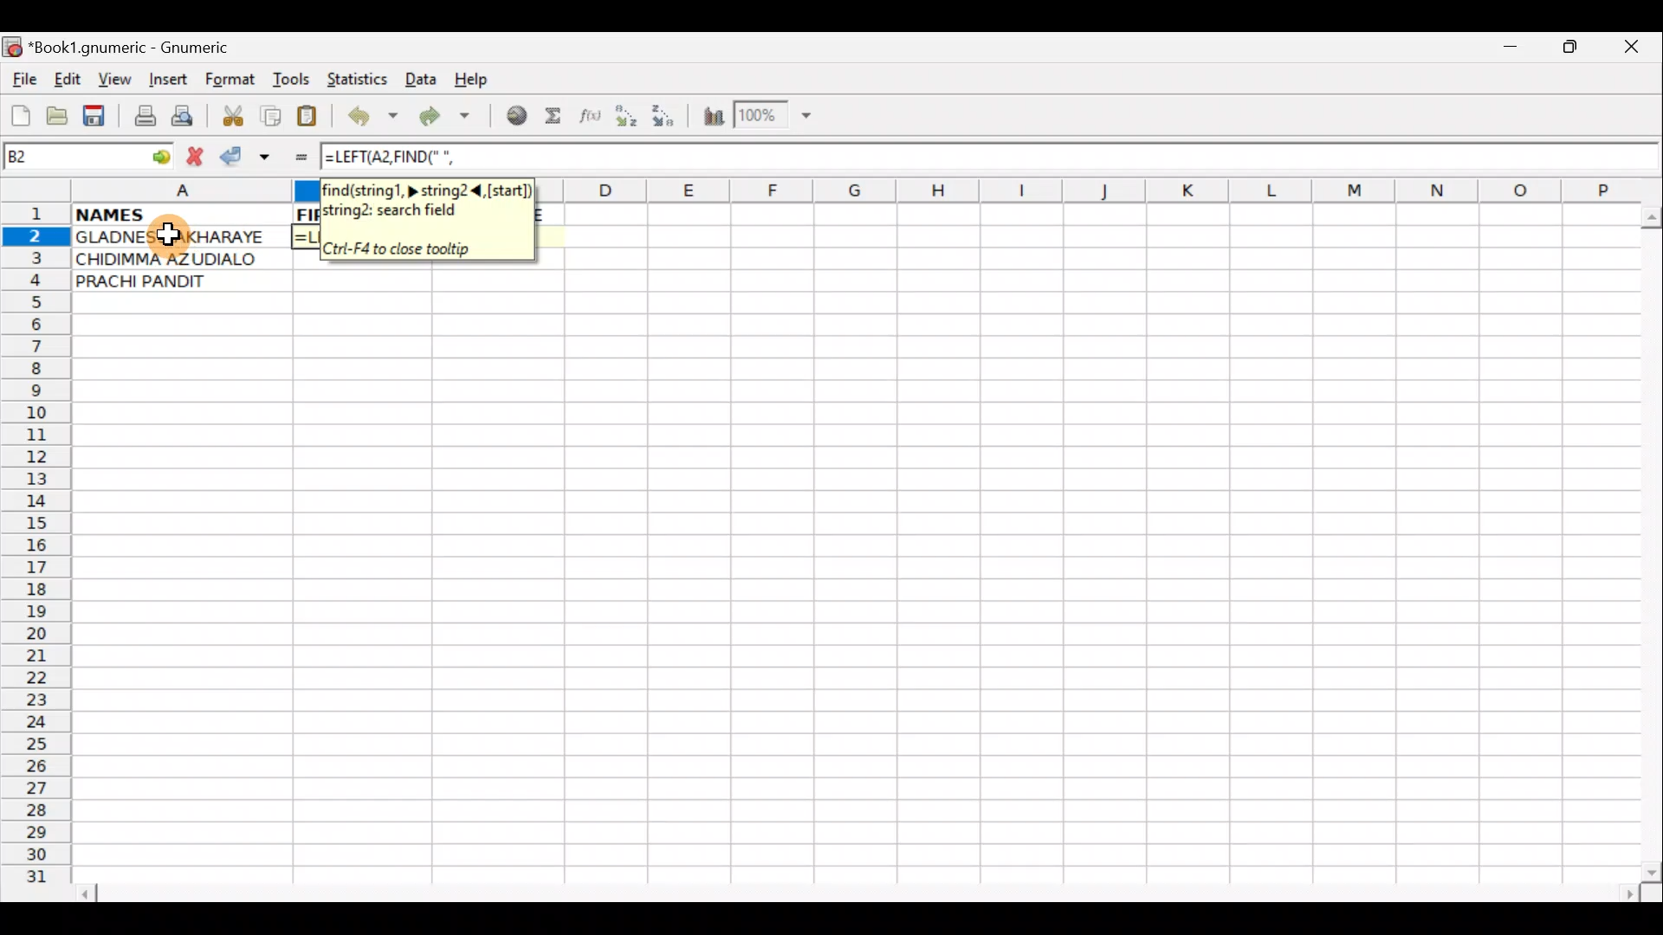  What do you see at coordinates (404, 157) in the screenshot?
I see `=LEFT(A2,FIND(" ",` at bounding box center [404, 157].